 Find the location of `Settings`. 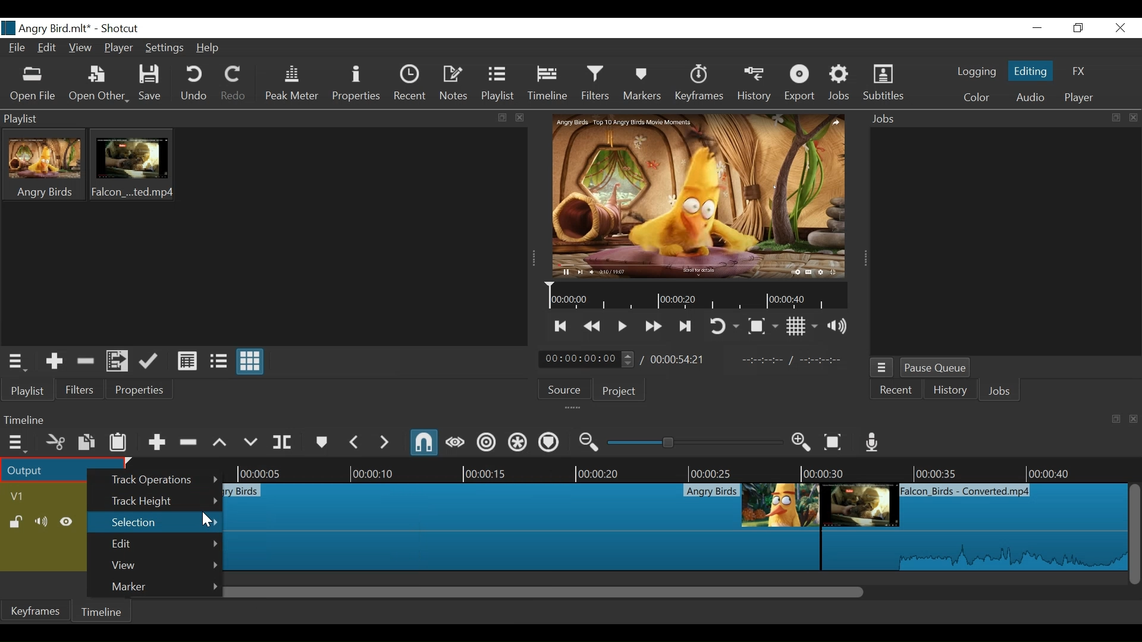

Settings is located at coordinates (165, 49).